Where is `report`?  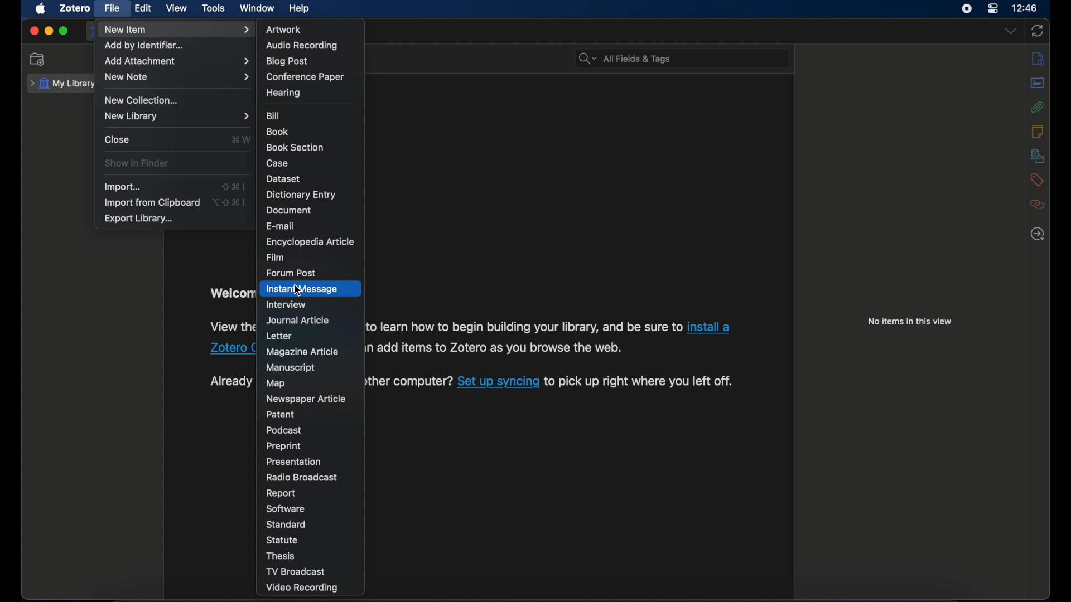 report is located at coordinates (281, 493).